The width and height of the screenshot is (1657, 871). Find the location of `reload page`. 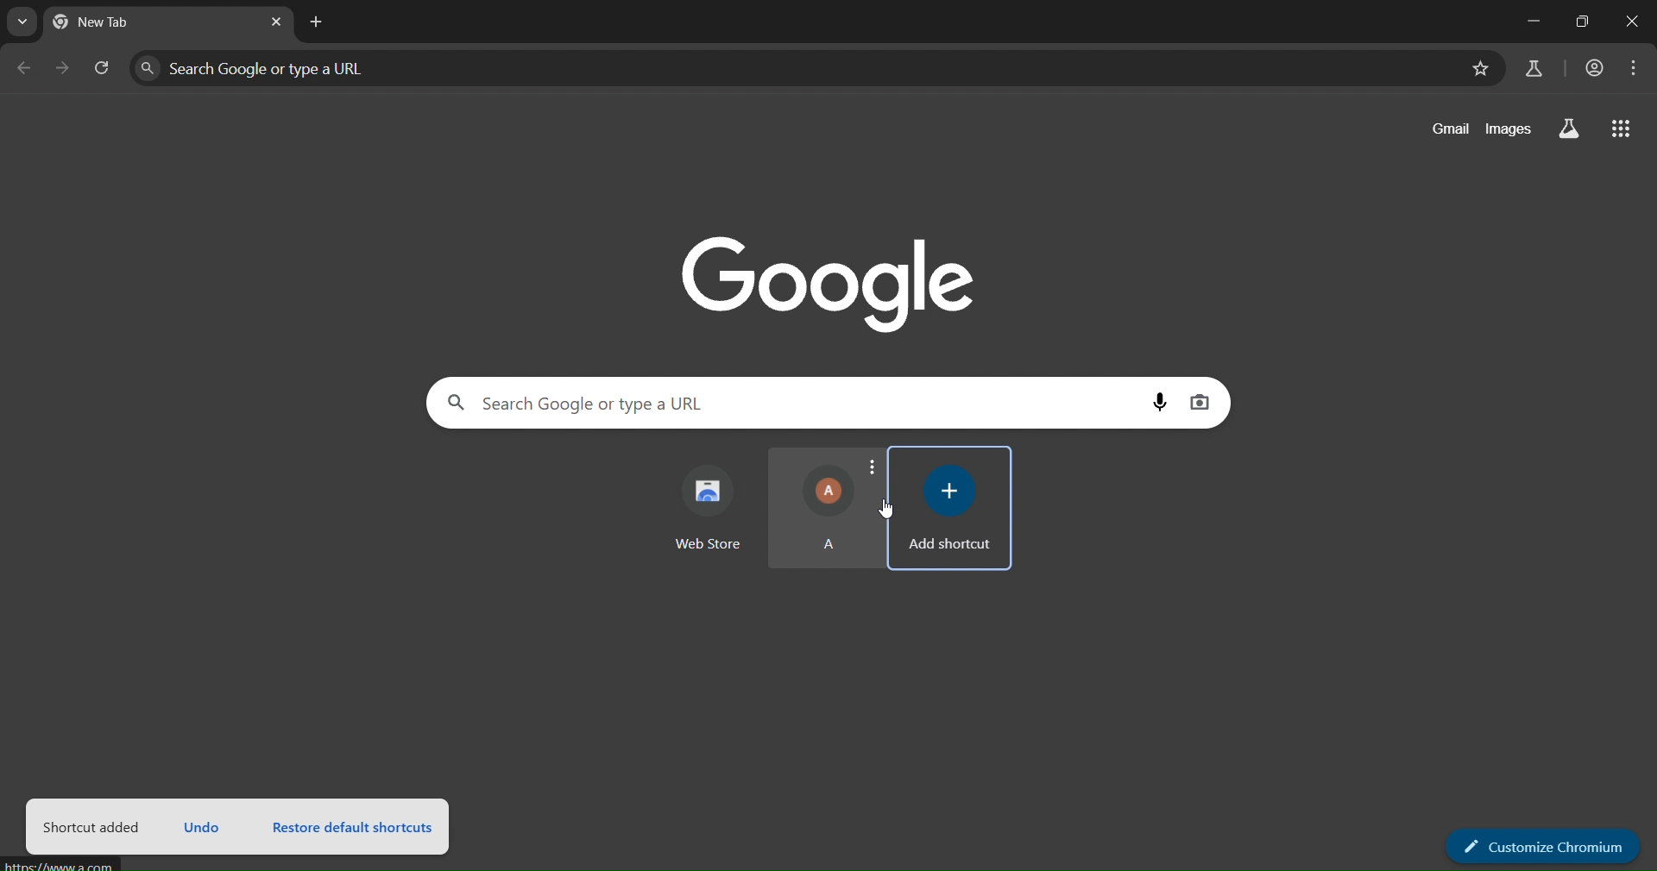

reload page is located at coordinates (103, 72).